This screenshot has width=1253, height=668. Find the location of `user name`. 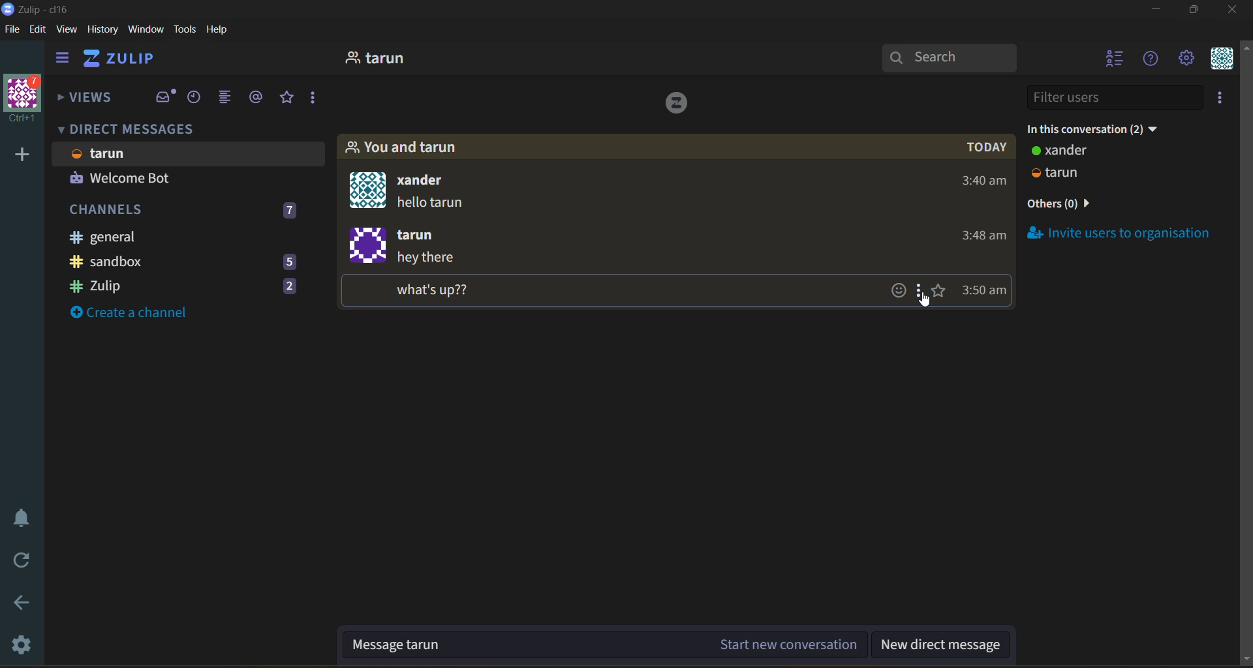

user name is located at coordinates (112, 155).